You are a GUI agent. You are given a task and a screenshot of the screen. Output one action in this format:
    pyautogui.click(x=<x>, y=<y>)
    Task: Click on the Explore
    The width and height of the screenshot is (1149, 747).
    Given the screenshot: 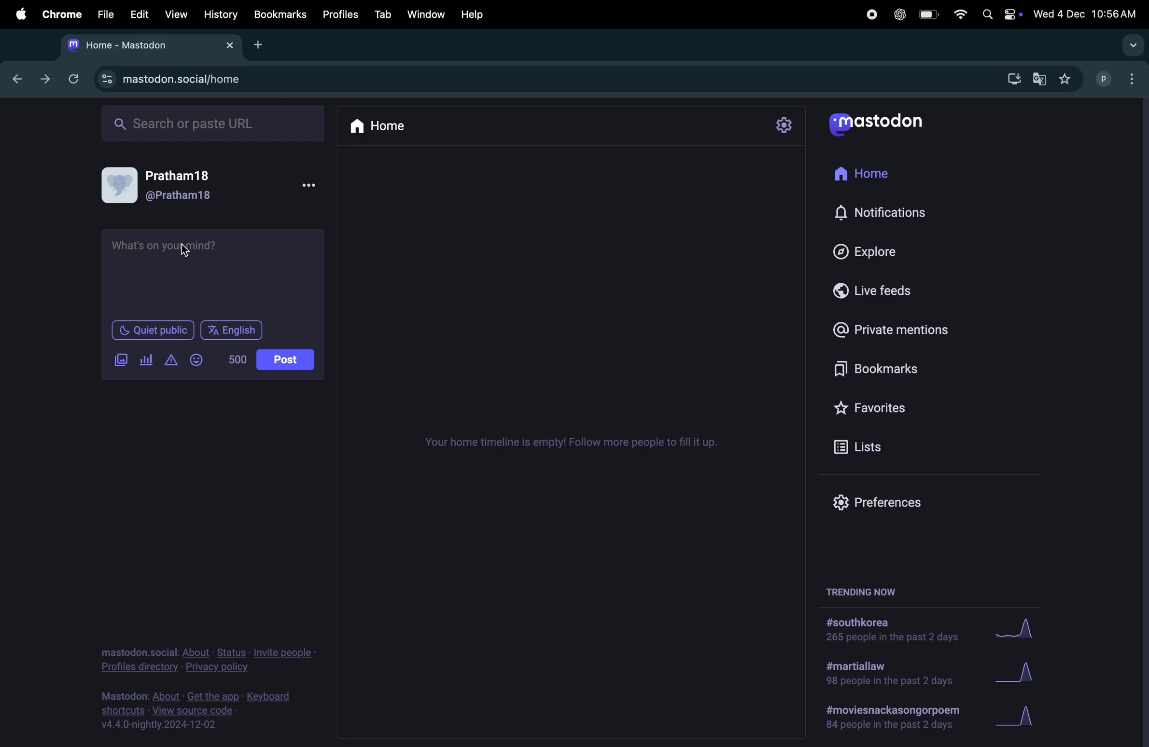 What is the action you would take?
    pyautogui.click(x=871, y=251)
    